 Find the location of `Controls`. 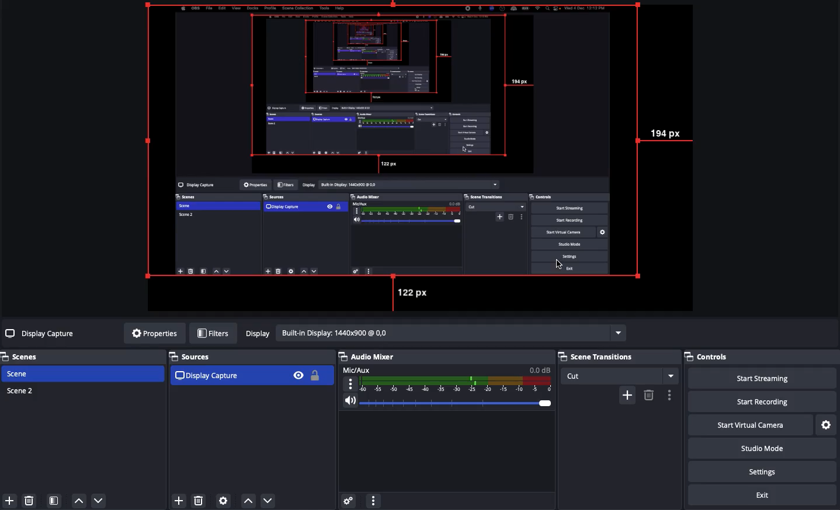

Controls is located at coordinates (721, 358).